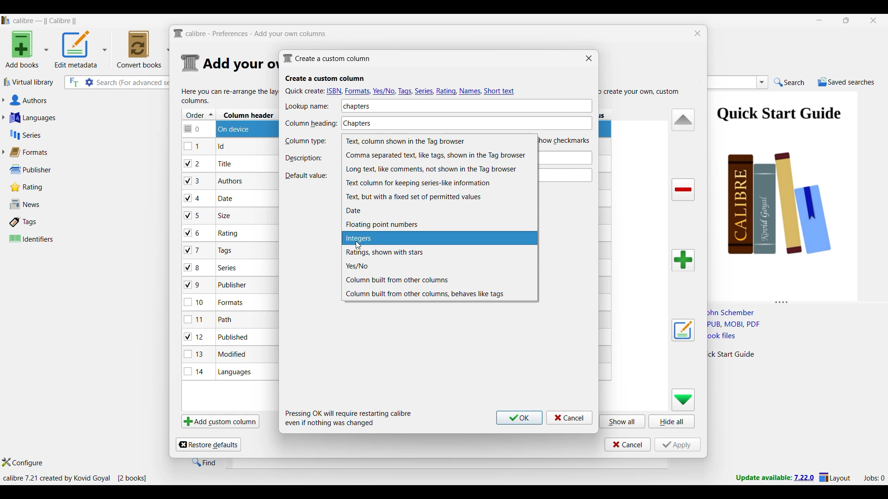 This screenshot has height=499, width=888. I want to click on Tags, so click(43, 222).